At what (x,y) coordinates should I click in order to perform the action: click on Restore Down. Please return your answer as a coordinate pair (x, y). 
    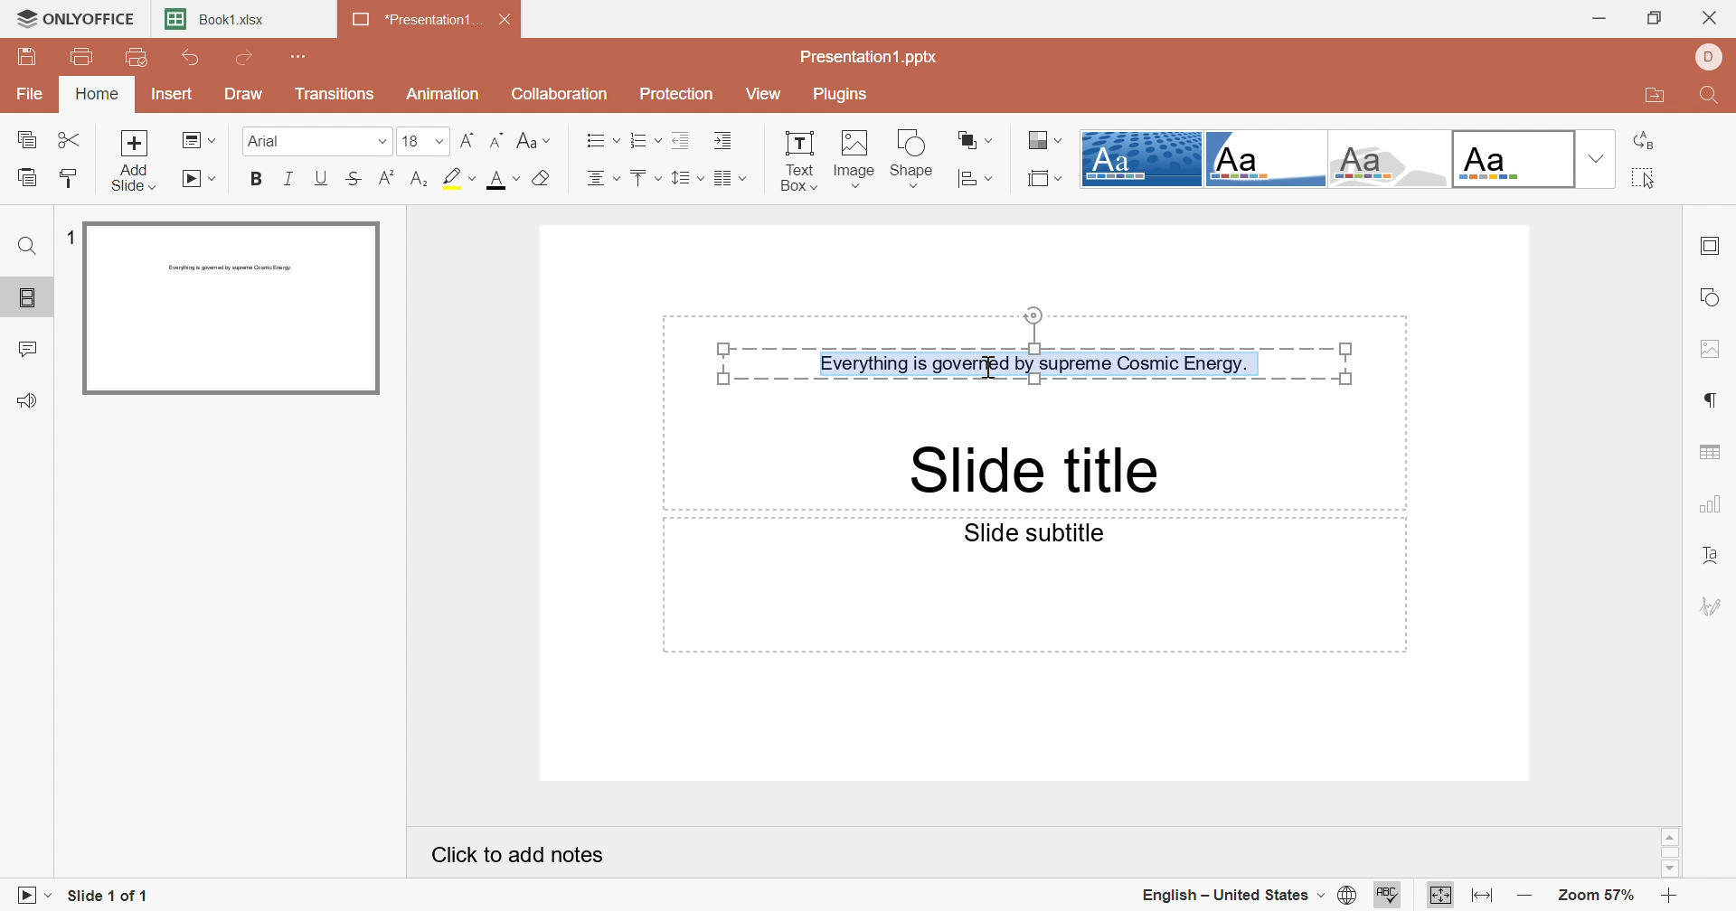
    Looking at the image, I should click on (1654, 18).